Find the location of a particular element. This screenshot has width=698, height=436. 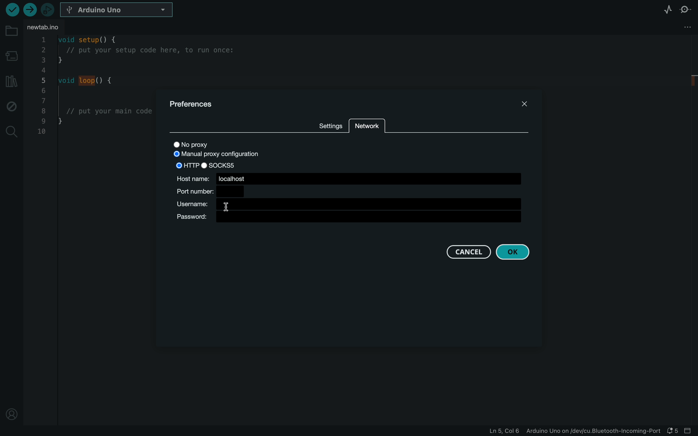

PASSword is located at coordinates (348, 217).